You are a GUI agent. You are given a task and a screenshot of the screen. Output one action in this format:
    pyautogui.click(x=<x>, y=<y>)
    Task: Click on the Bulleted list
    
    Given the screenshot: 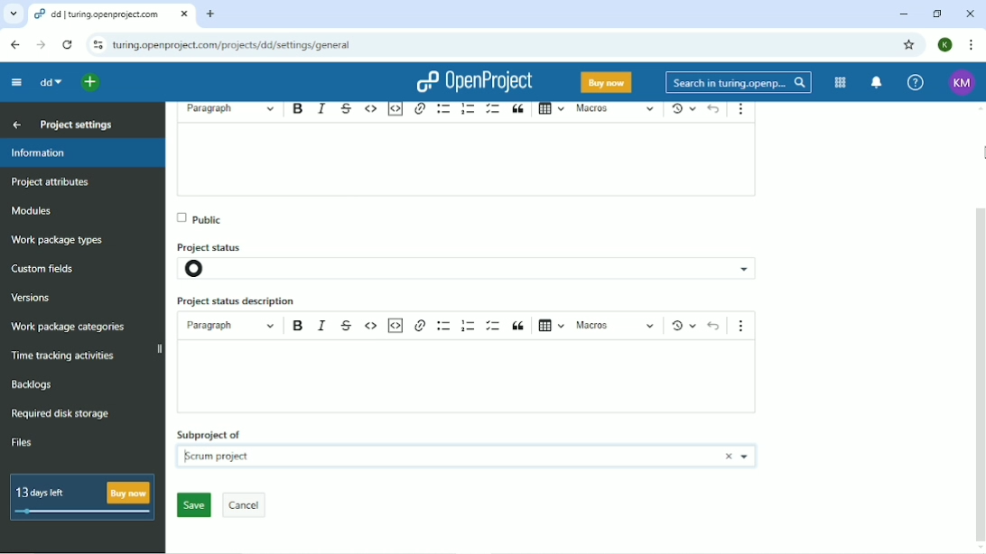 What is the action you would take?
    pyautogui.click(x=443, y=326)
    